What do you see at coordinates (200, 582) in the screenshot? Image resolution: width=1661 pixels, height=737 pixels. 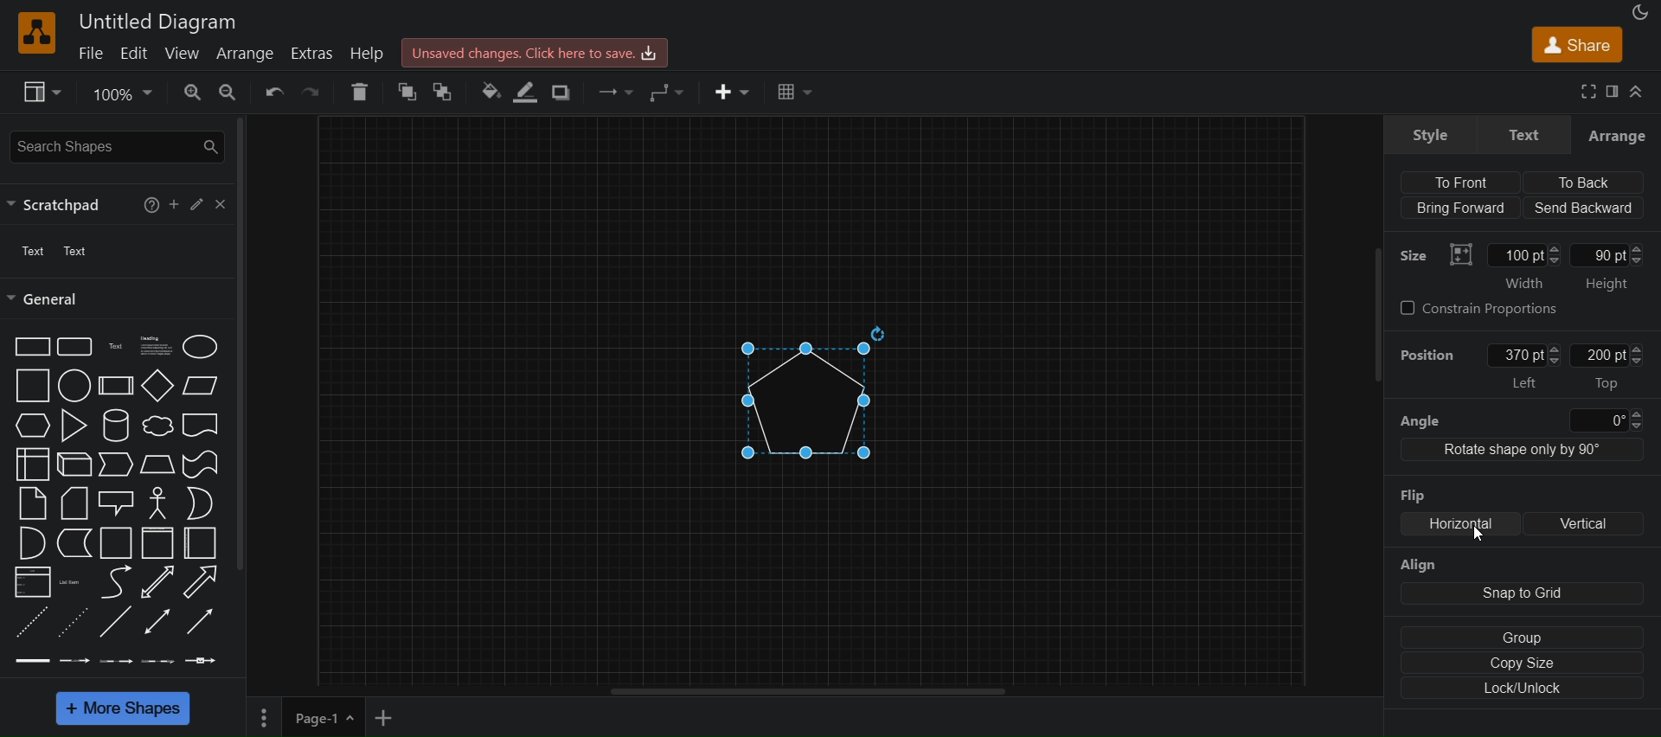 I see `Arrow` at bounding box center [200, 582].